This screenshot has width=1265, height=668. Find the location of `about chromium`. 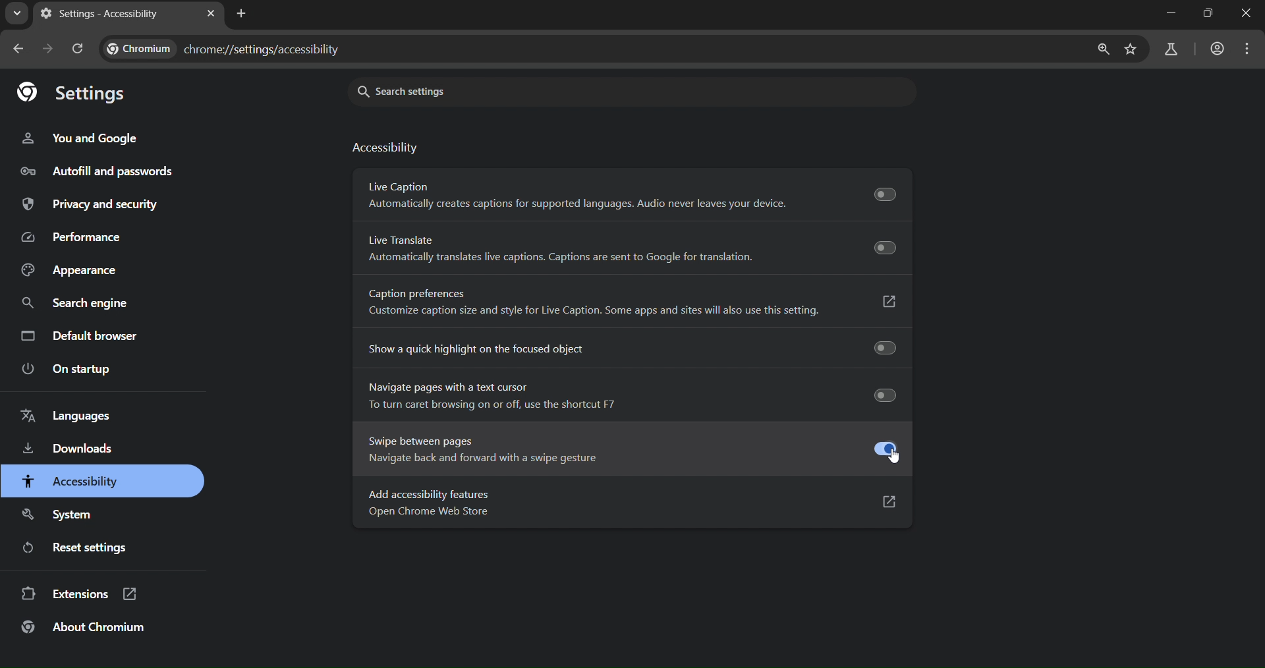

about chromium is located at coordinates (86, 631).